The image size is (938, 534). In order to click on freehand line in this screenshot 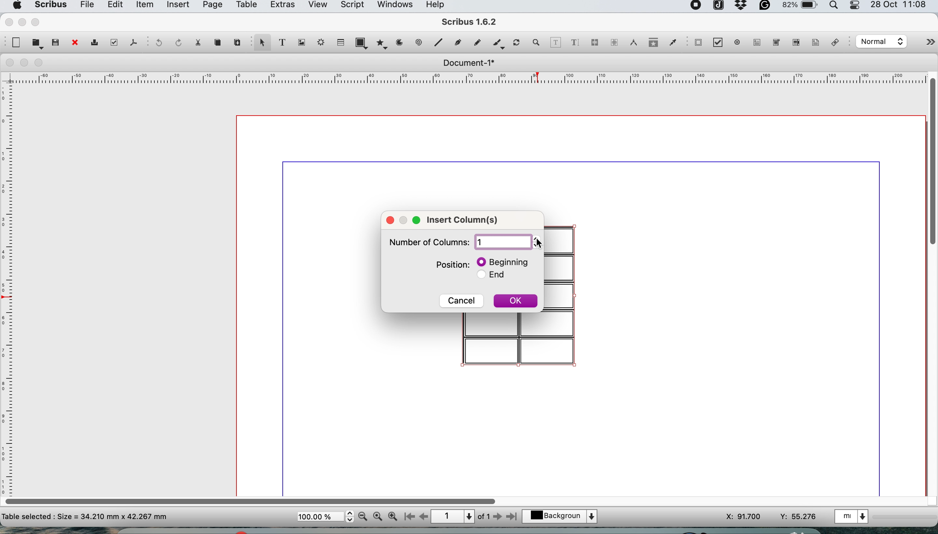, I will do `click(475, 43)`.